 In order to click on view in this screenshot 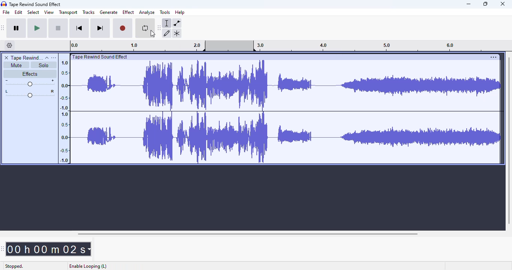, I will do `click(49, 12)`.